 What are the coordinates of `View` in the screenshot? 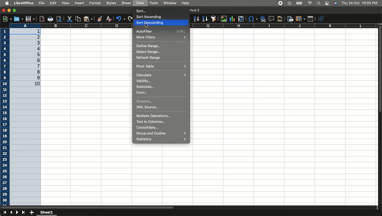 It's located at (66, 3).